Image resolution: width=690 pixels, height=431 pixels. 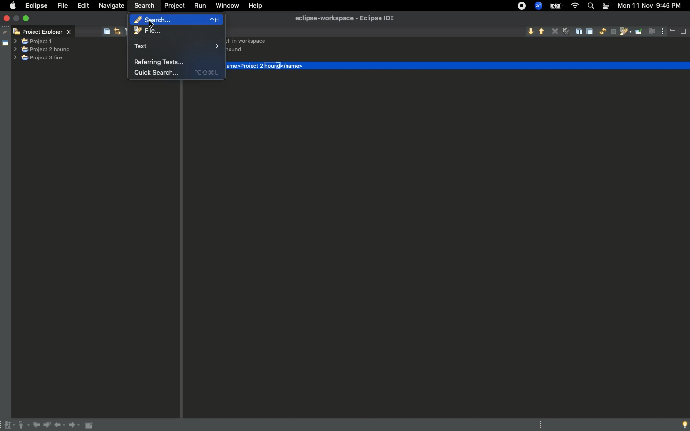 I want to click on ame>Project 2 hound</name>, so click(x=268, y=65).